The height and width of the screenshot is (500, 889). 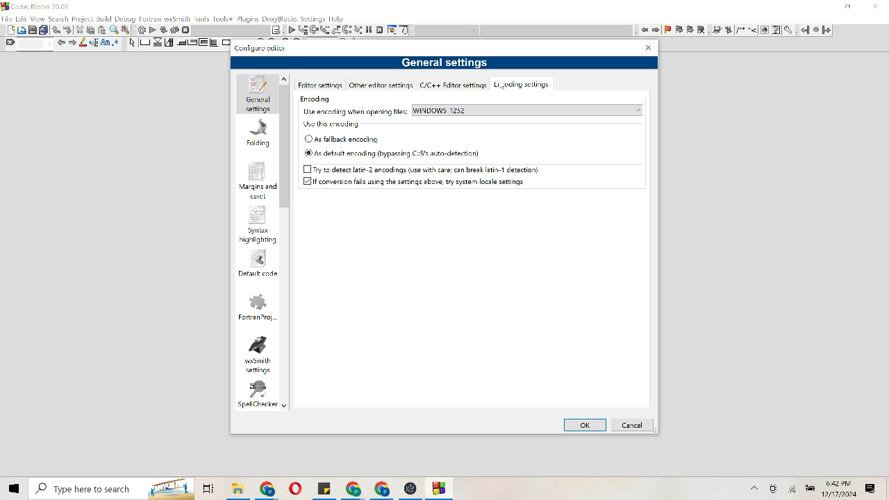 I want to click on Go Back, so click(x=804, y=30).